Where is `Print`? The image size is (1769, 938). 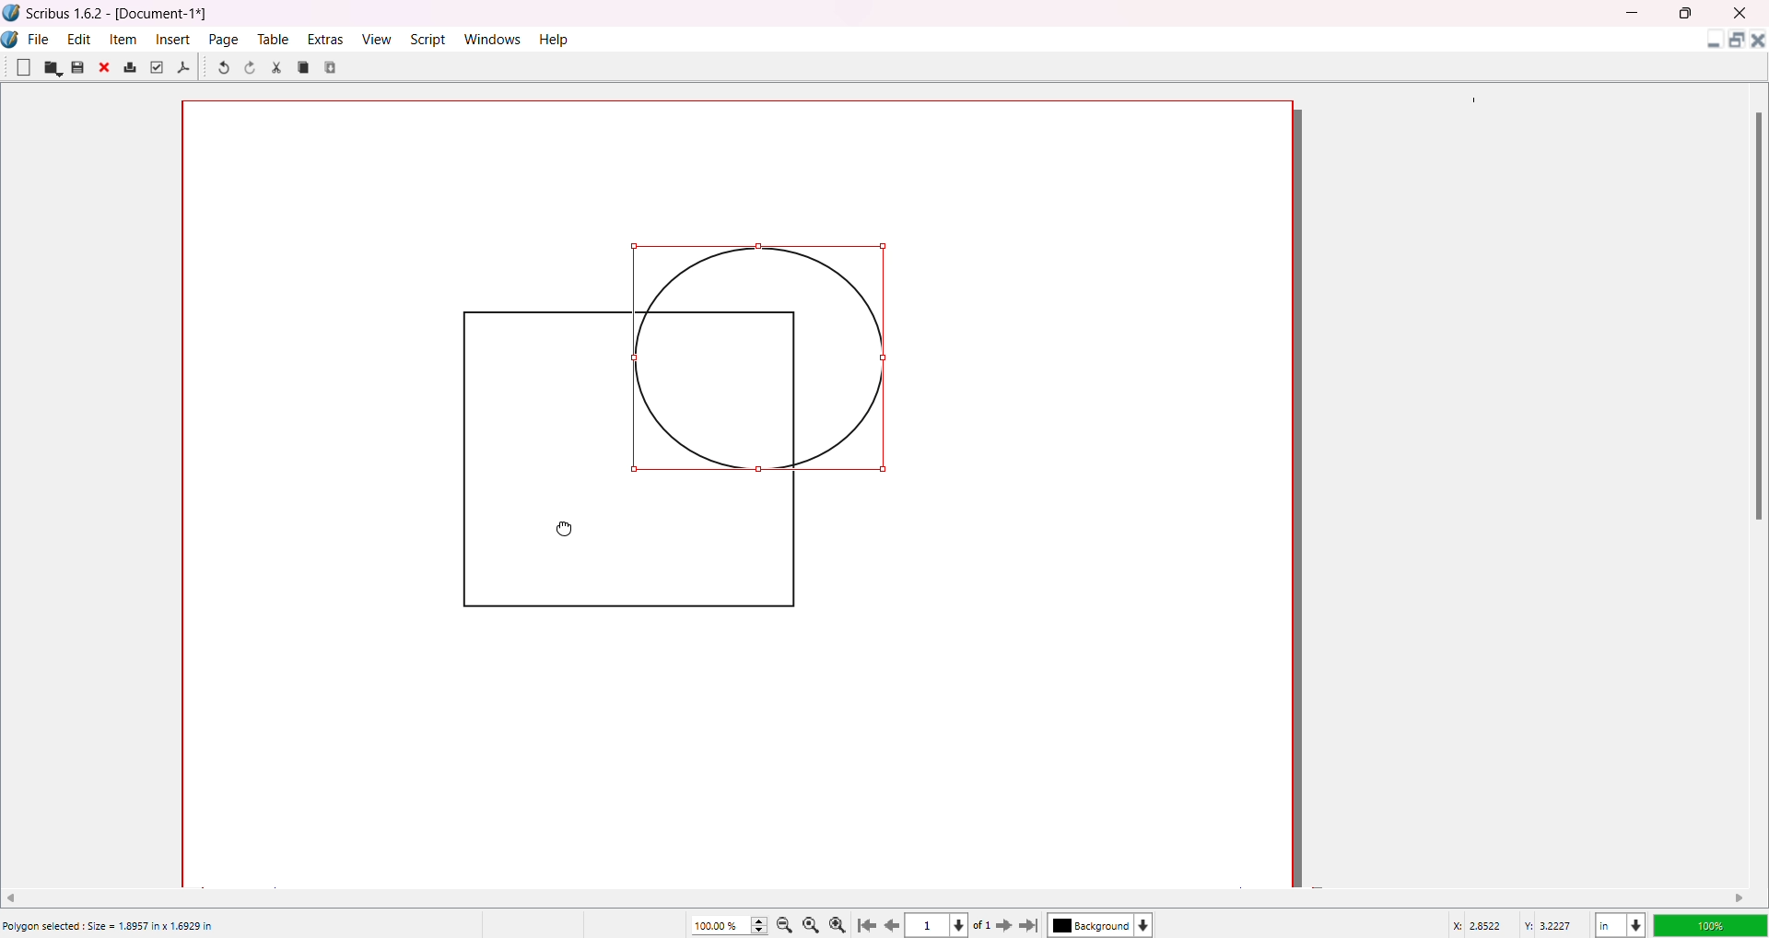
Print is located at coordinates (130, 68).